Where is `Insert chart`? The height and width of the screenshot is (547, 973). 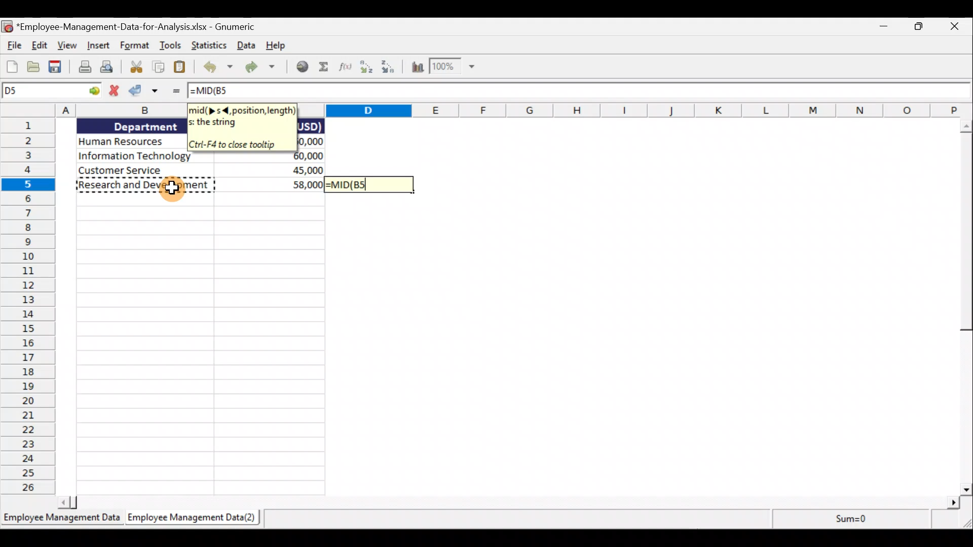
Insert chart is located at coordinates (418, 68).